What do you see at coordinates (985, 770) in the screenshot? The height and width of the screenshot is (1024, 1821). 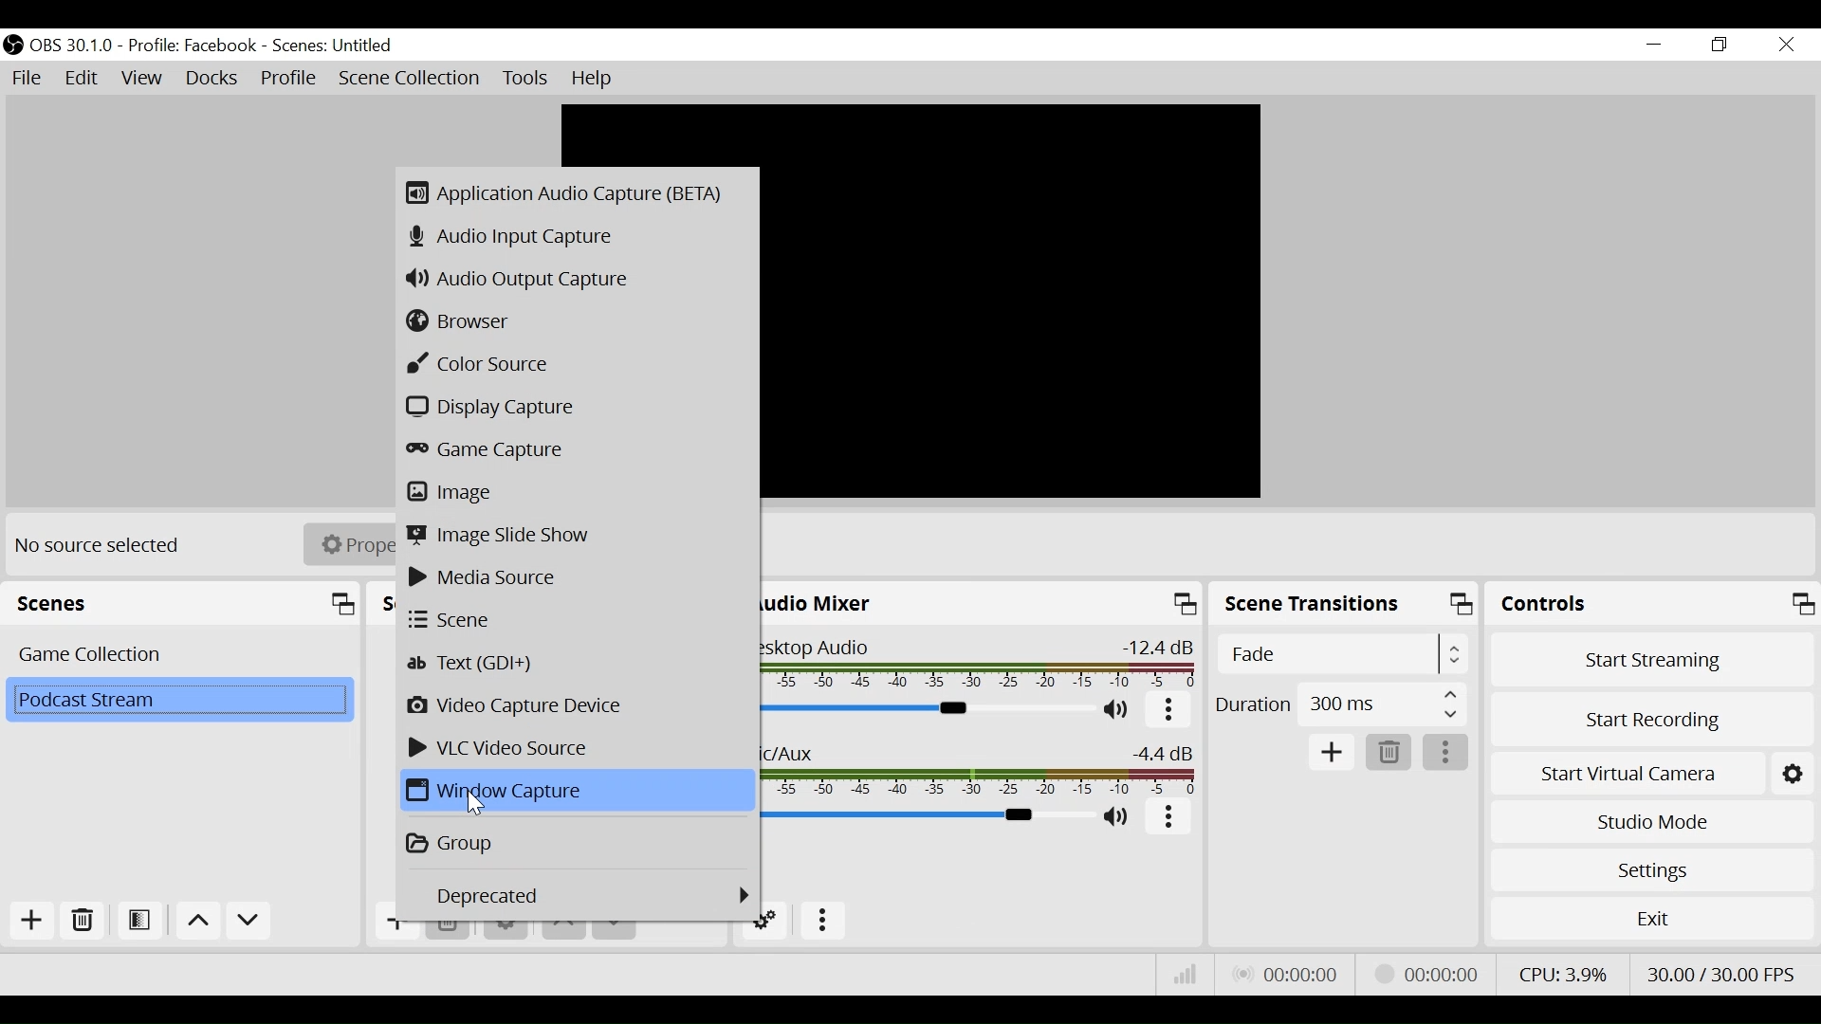 I see `Mic/Aux` at bounding box center [985, 770].